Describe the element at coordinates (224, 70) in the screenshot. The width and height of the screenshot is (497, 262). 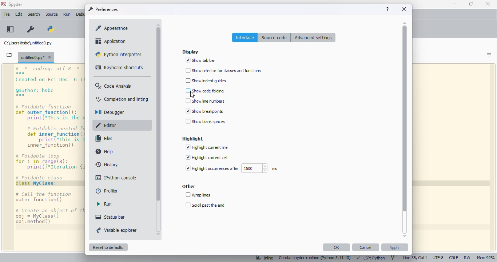
I see `show selector for classes and functions` at that location.